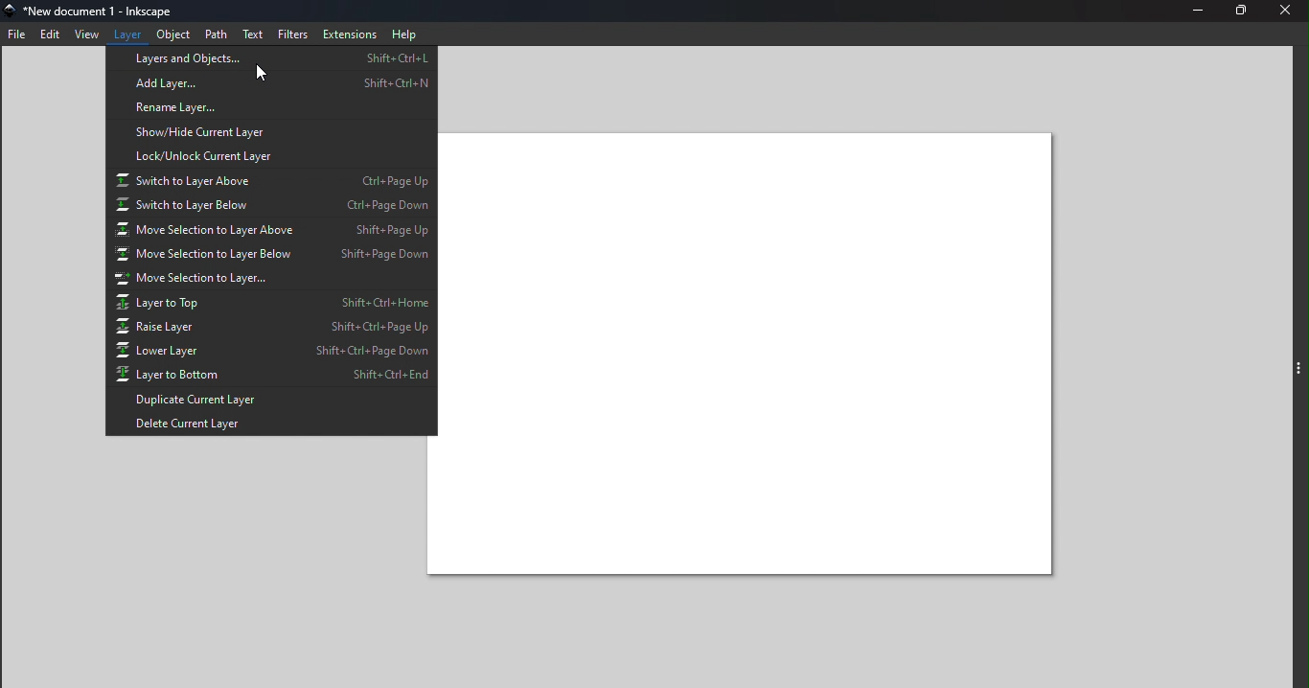  I want to click on Lower layer, so click(273, 353).